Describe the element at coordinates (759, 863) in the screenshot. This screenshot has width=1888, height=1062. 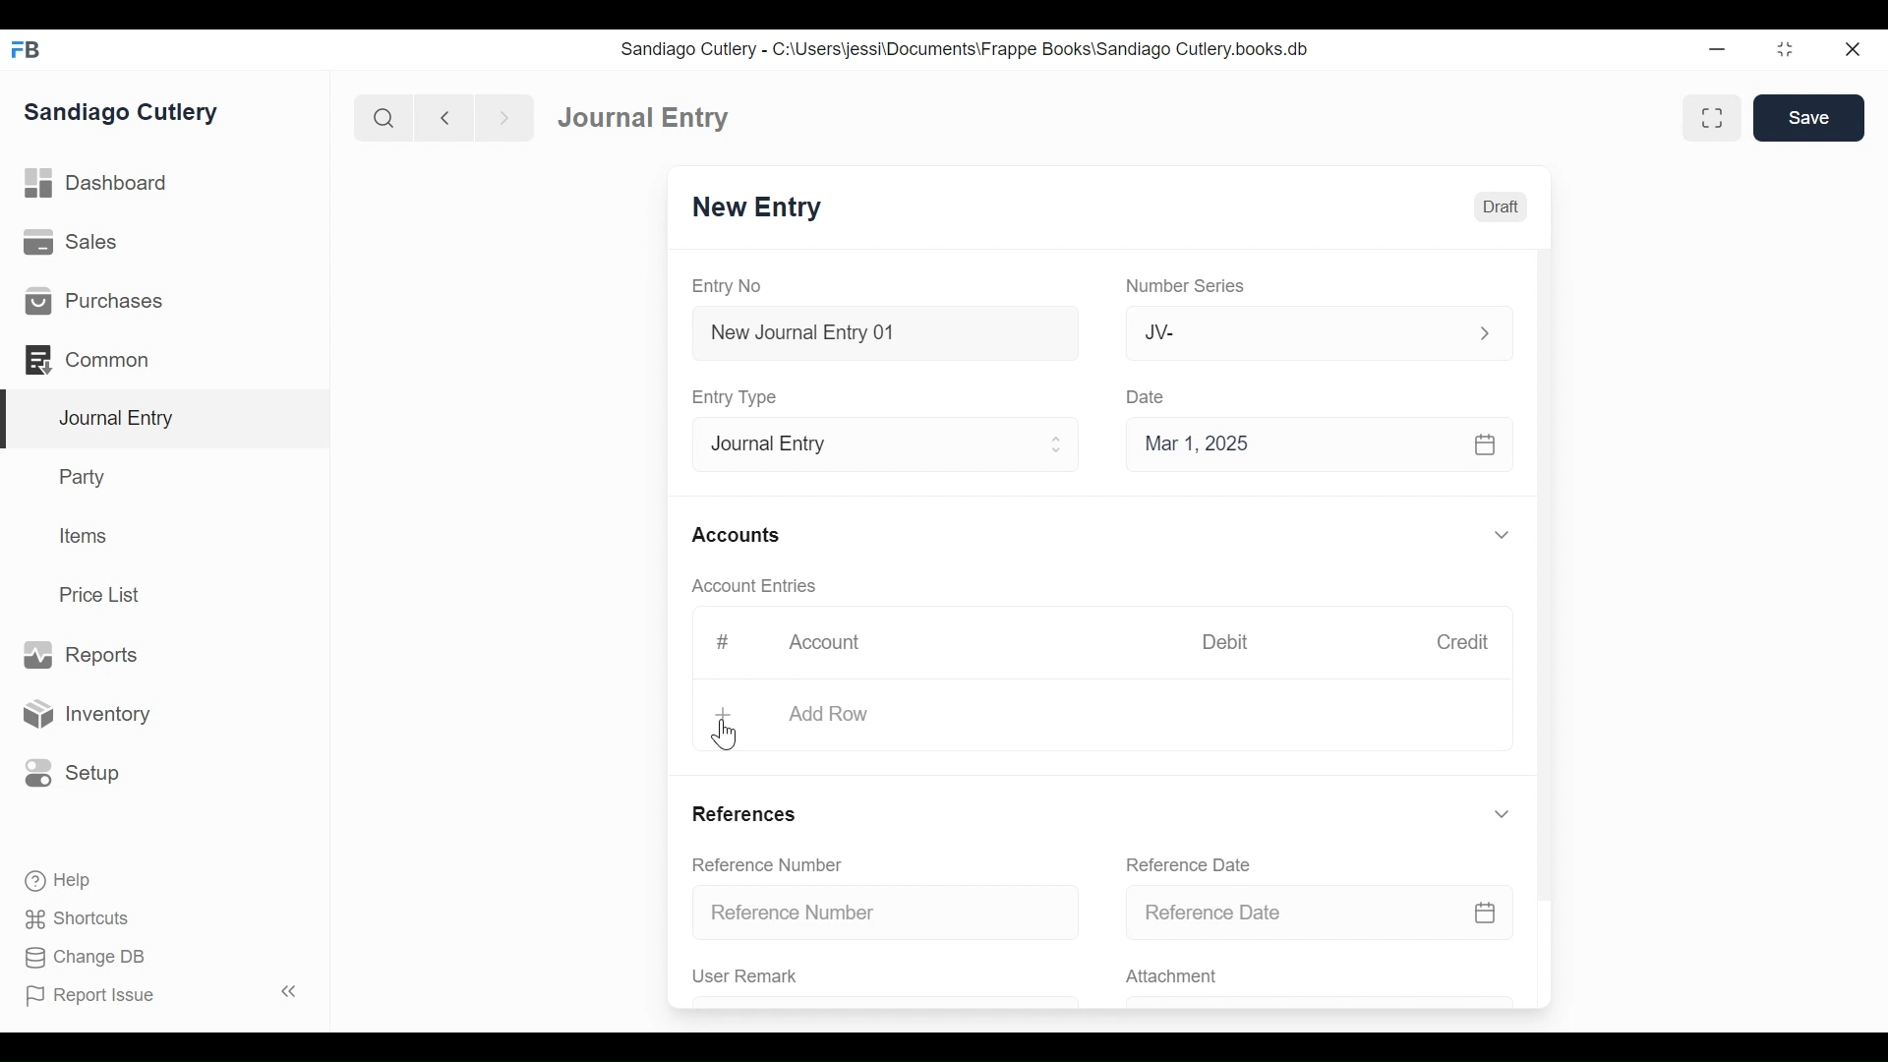
I see `Reference Number` at that location.